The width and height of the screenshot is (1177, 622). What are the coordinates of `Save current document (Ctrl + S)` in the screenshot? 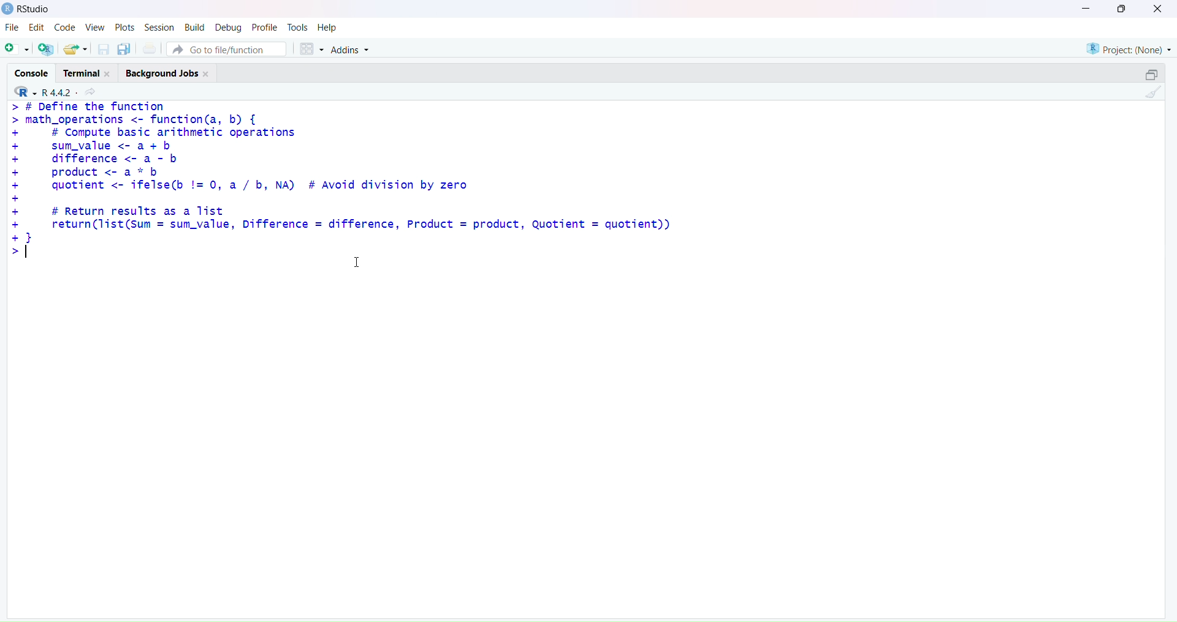 It's located at (104, 47).